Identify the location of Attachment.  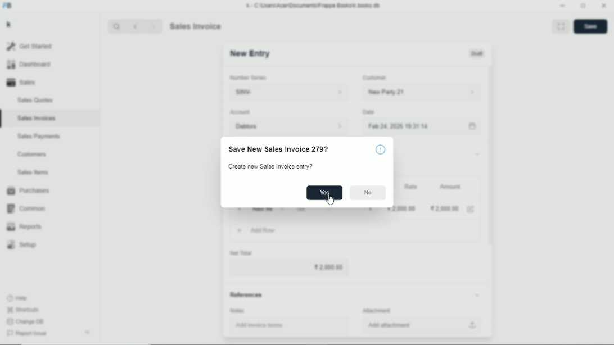
(377, 311).